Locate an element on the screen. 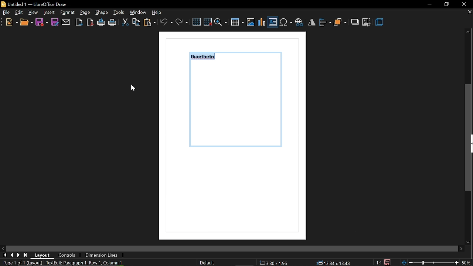 Image resolution: width=473 pixels, height=266 pixels. insert chart is located at coordinates (262, 23).